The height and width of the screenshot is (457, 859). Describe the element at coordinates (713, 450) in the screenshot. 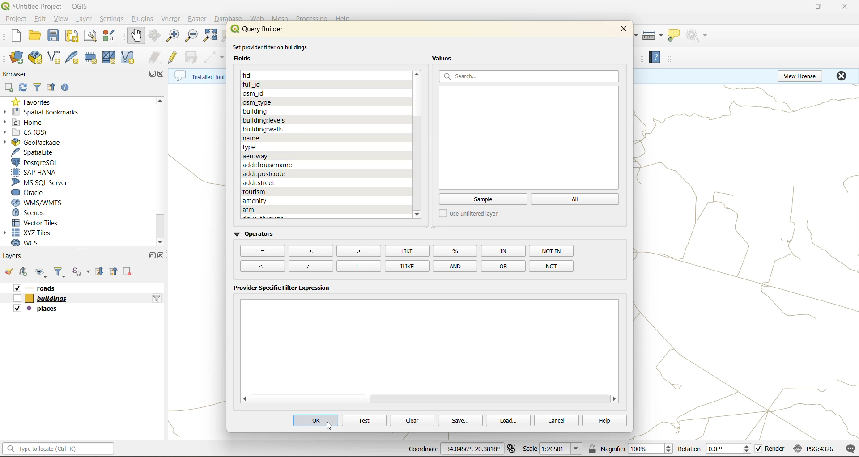

I see `rotation` at that location.